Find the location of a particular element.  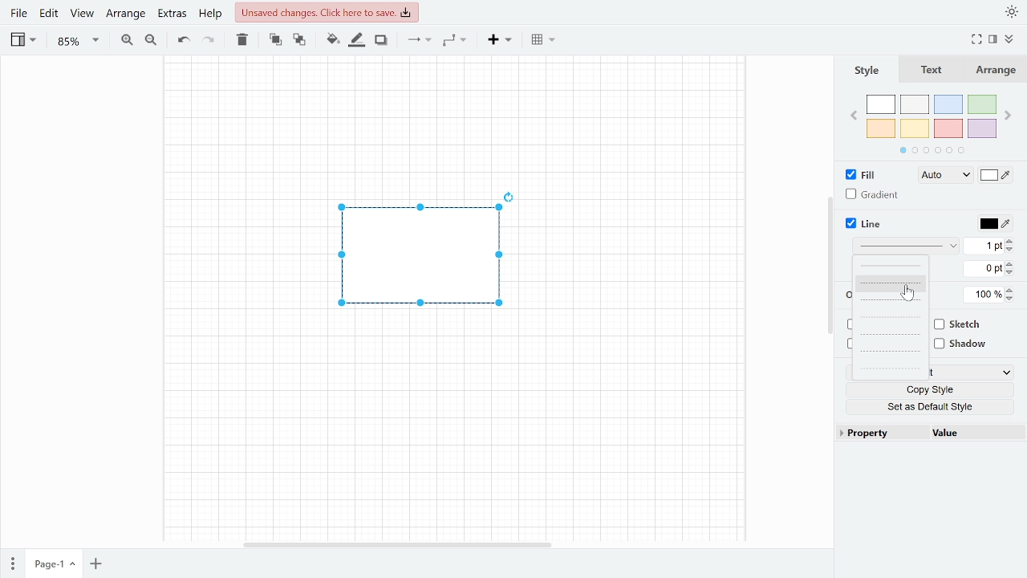

Fill style is located at coordinates (940, 175).